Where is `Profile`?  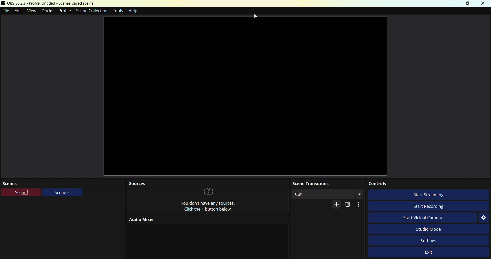 Profile is located at coordinates (65, 11).